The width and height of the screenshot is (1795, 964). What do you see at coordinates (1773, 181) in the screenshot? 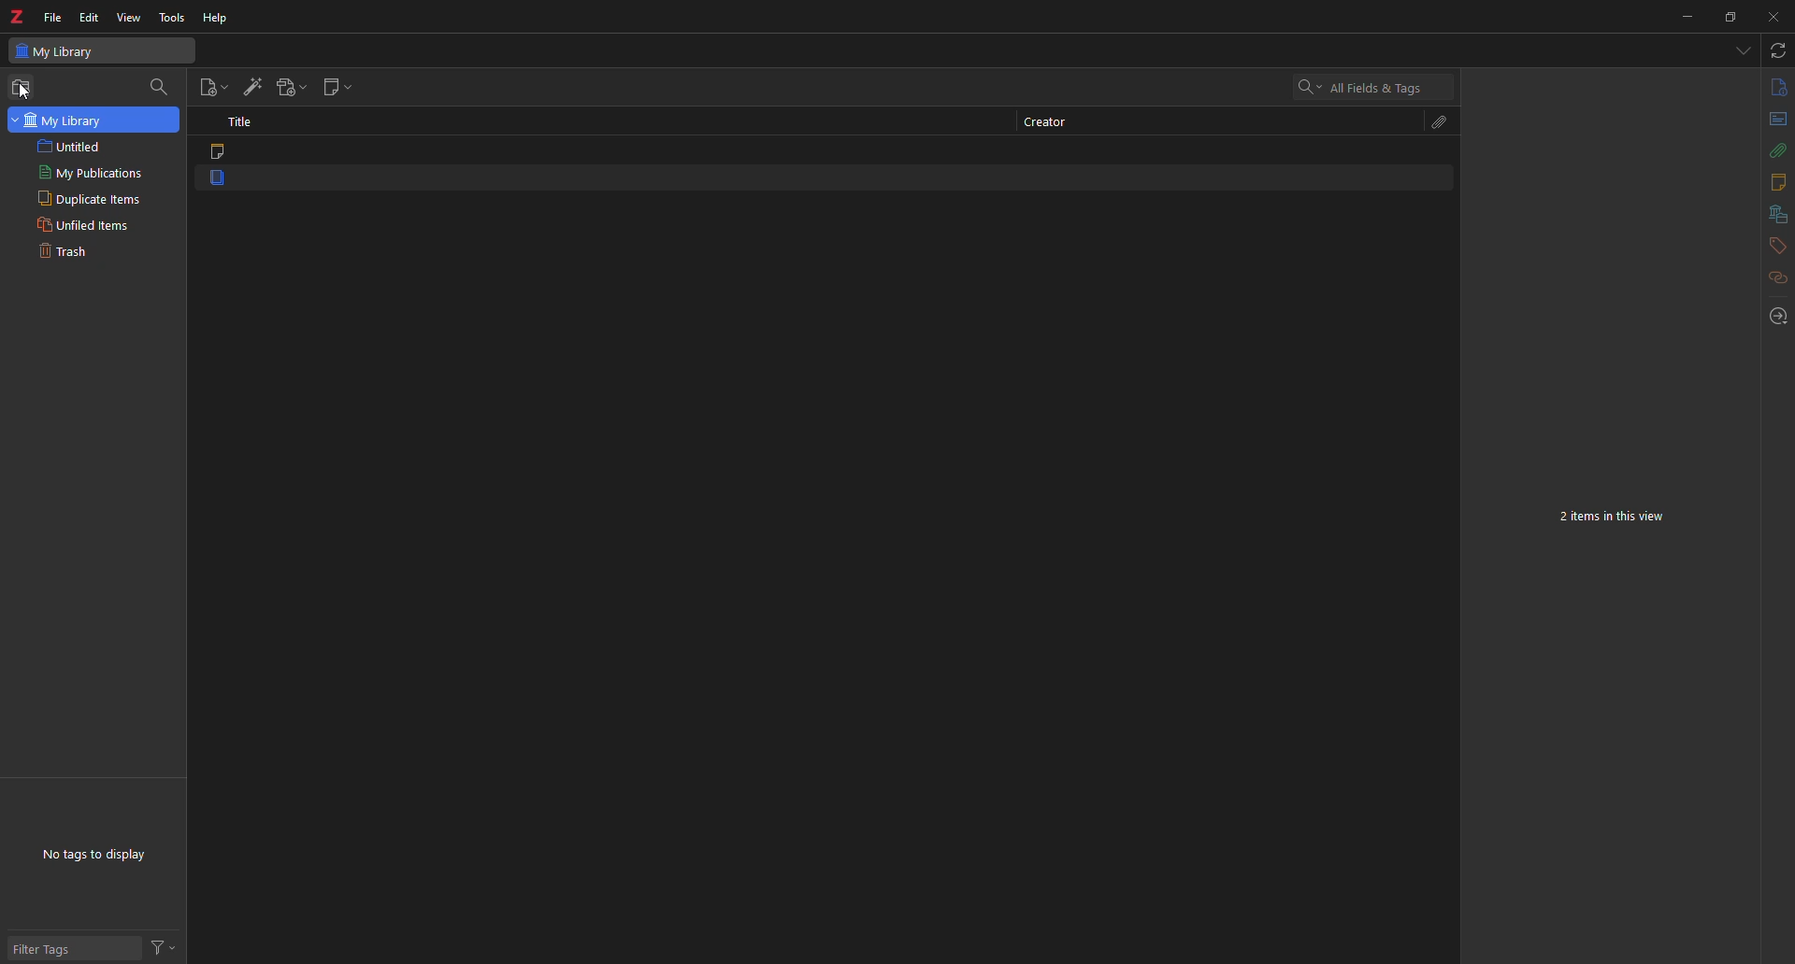
I see `notes` at bounding box center [1773, 181].